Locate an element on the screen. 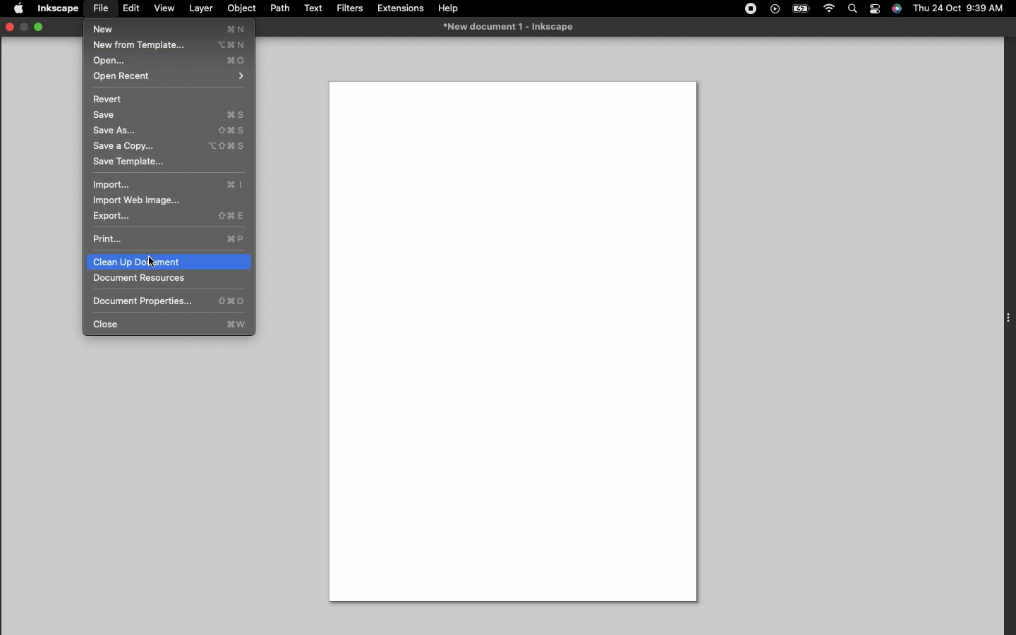 The image size is (1016, 635). Open recent is located at coordinates (170, 76).